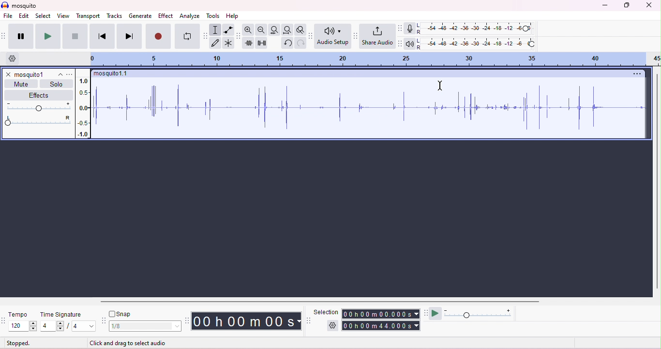 This screenshot has height=349, width=661. I want to click on recording level, so click(477, 29).